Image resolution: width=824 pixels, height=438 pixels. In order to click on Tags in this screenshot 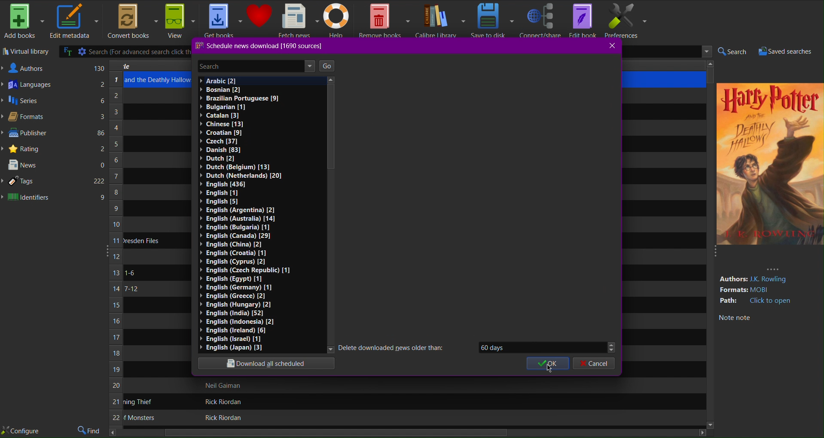, I will do `click(54, 182)`.